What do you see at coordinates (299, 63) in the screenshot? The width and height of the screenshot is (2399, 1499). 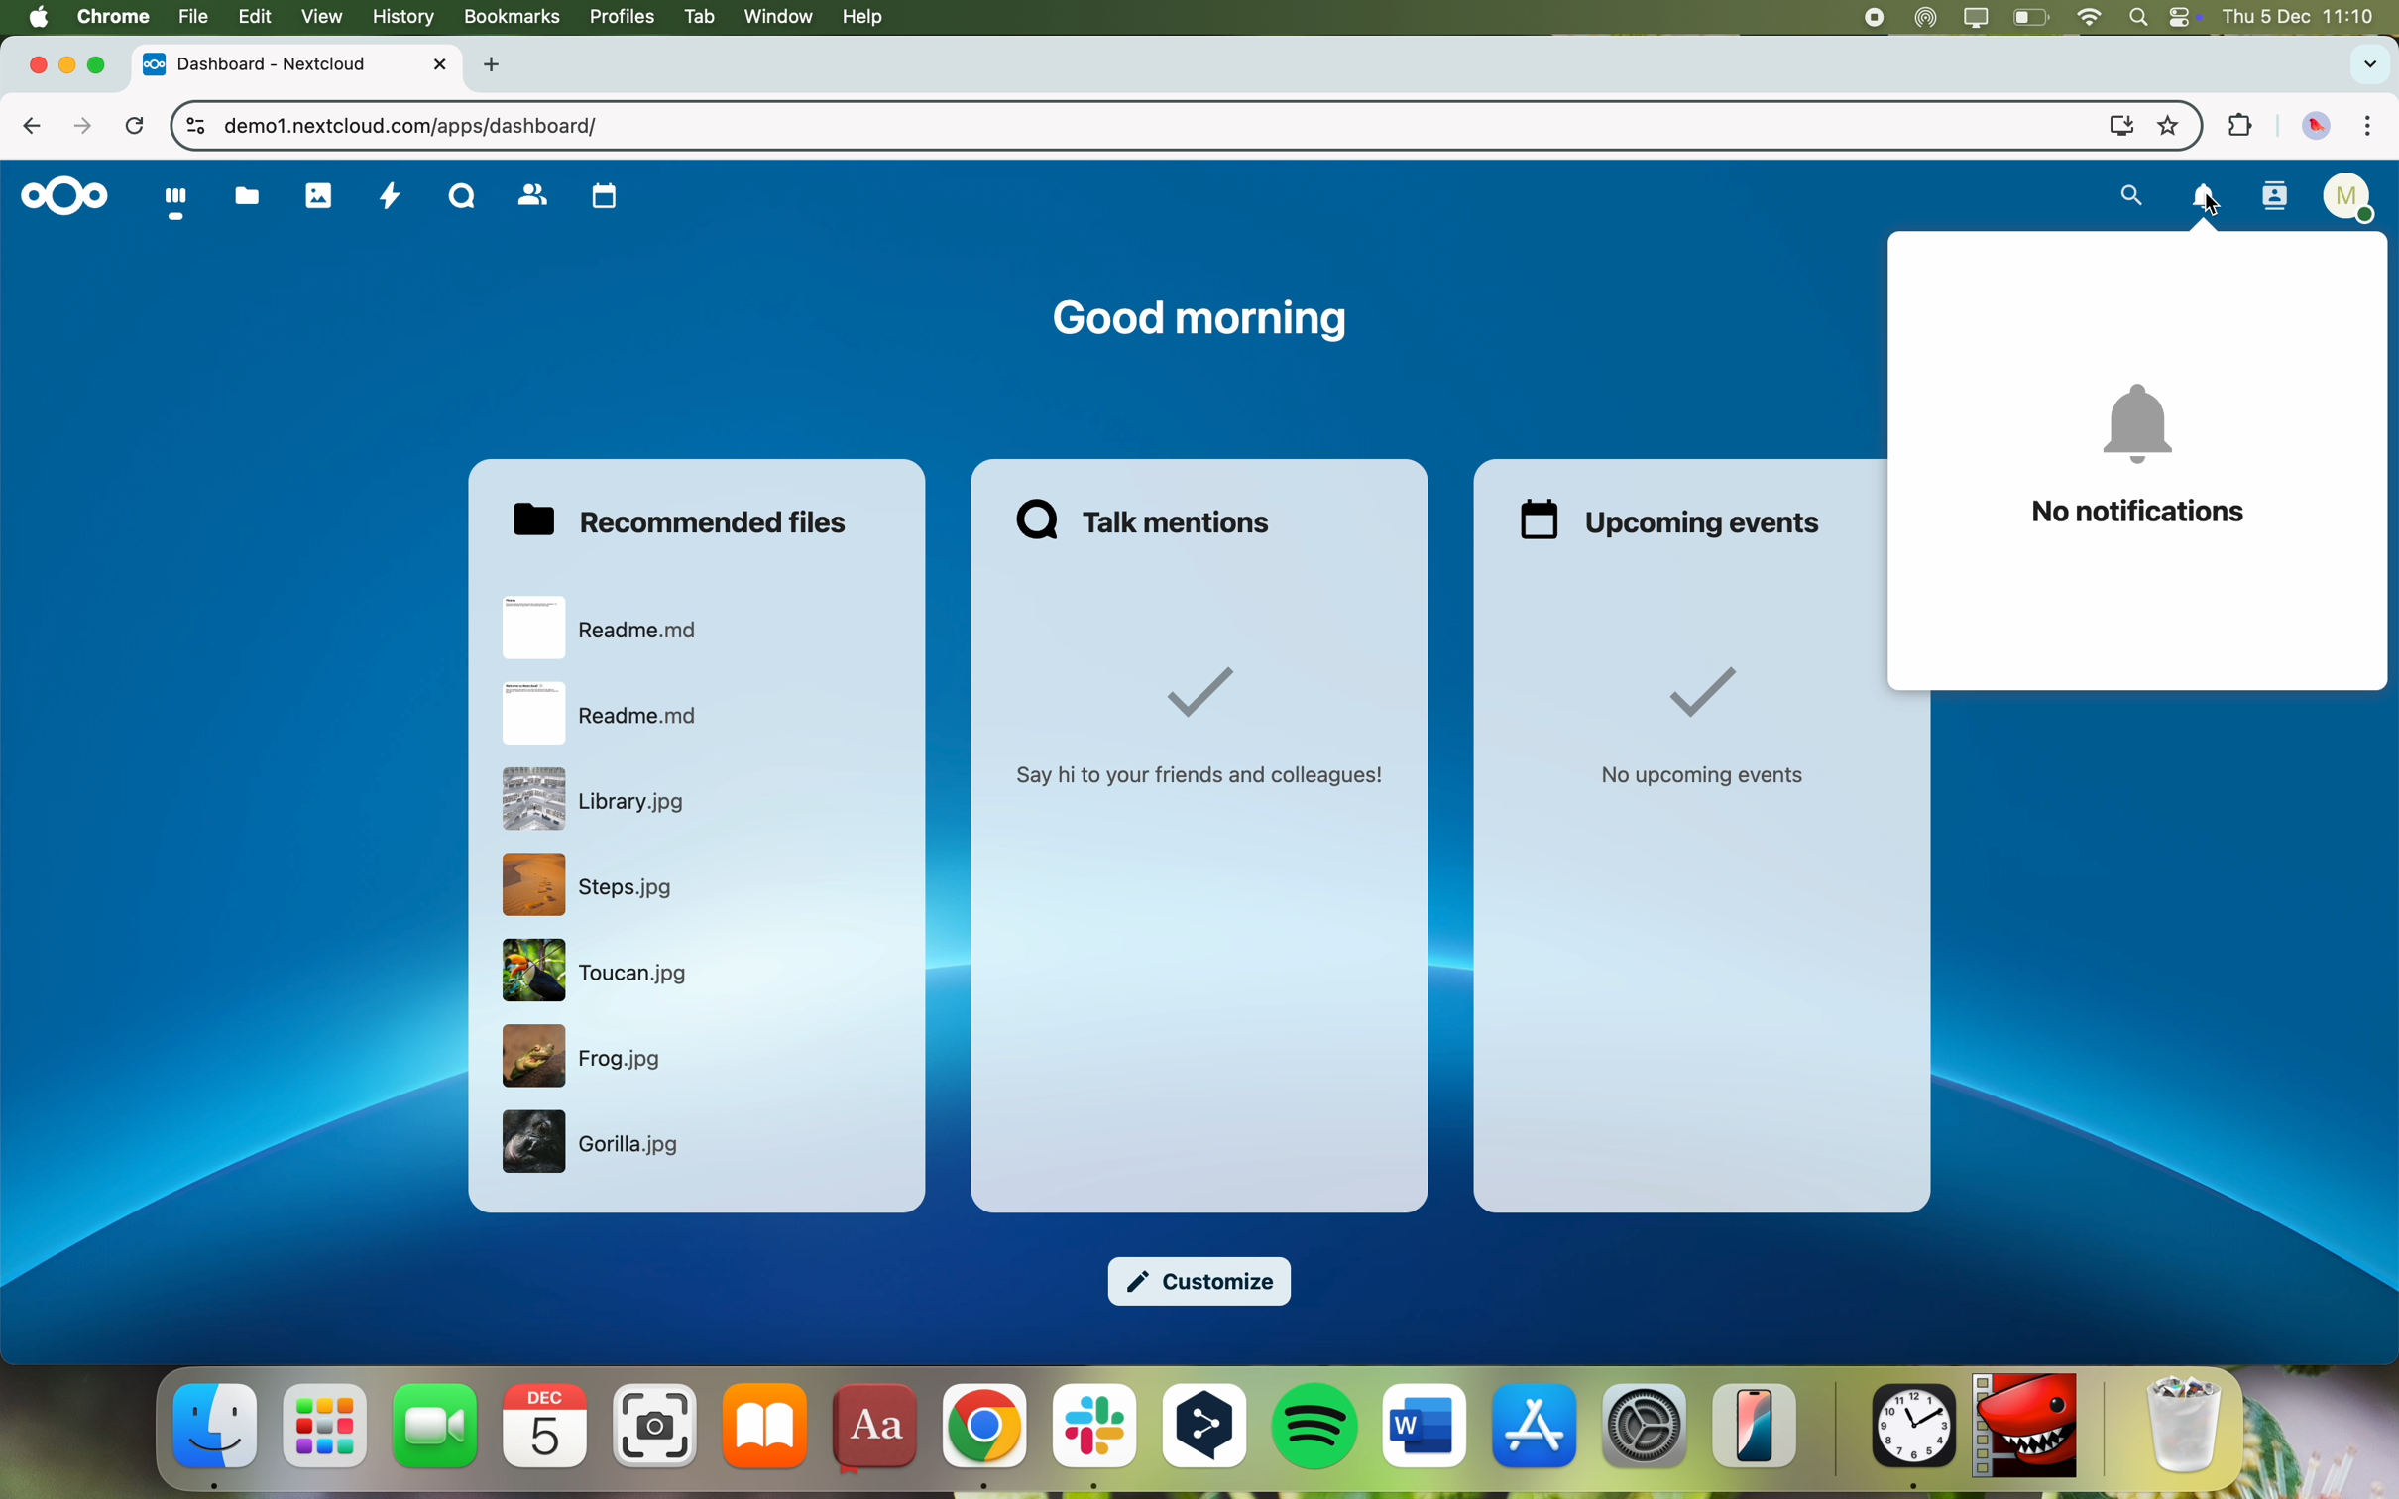 I see `tab` at bounding box center [299, 63].